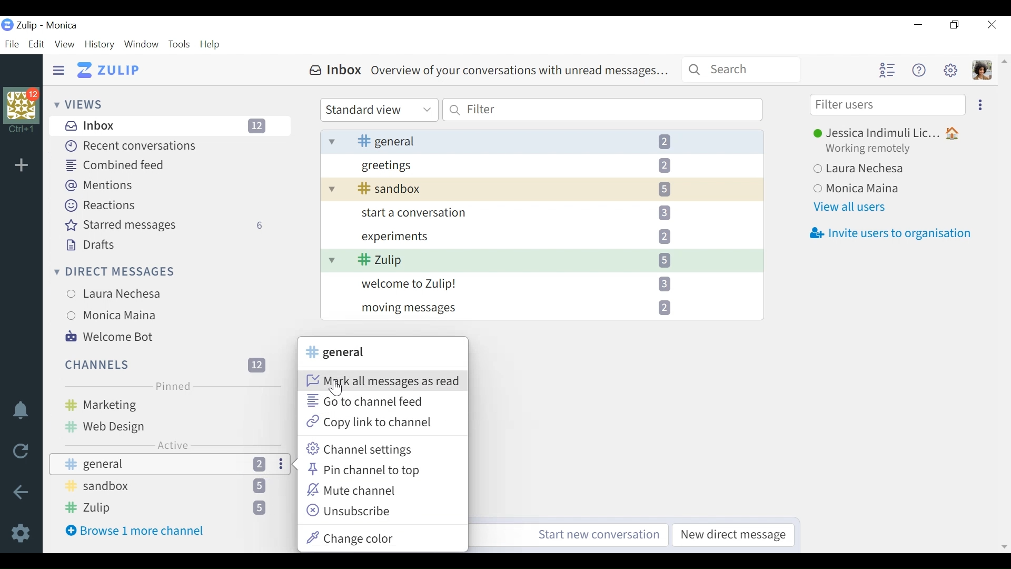 Image resolution: width=1011 pixels, height=569 pixels. Describe the element at coordinates (166, 508) in the screenshot. I see `Zulip 5` at that location.